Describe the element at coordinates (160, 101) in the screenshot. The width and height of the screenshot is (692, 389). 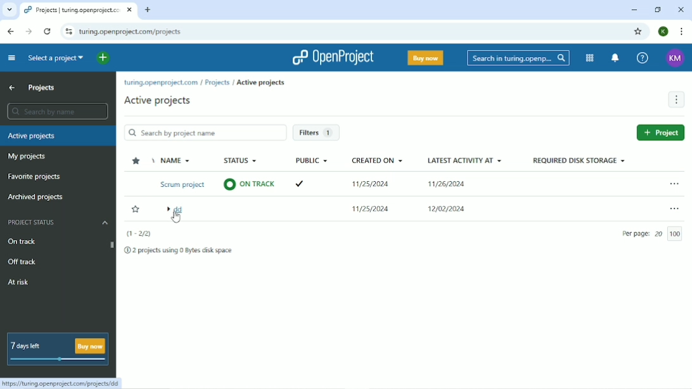
I see `Active projects` at that location.